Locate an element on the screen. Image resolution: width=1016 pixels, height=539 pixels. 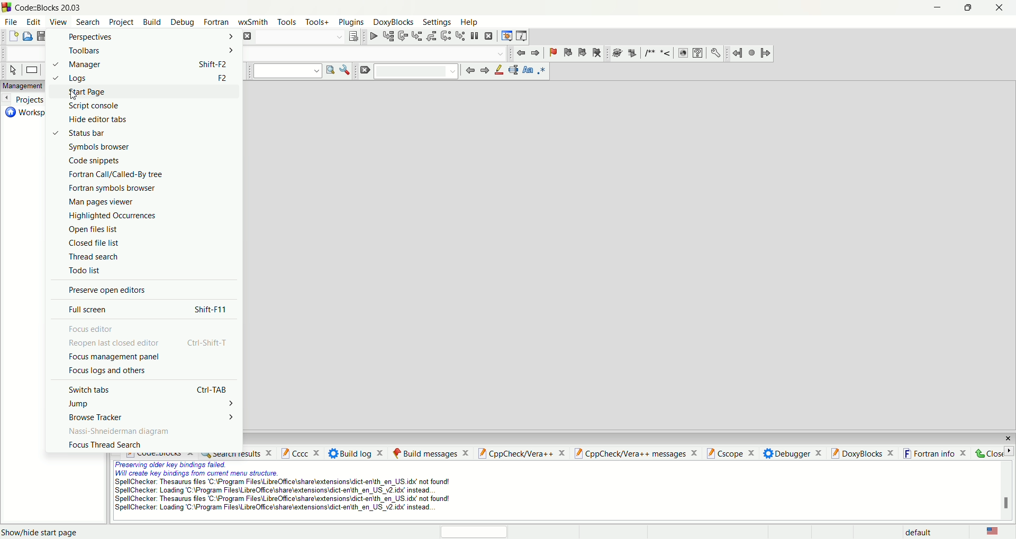
view is located at coordinates (59, 23).